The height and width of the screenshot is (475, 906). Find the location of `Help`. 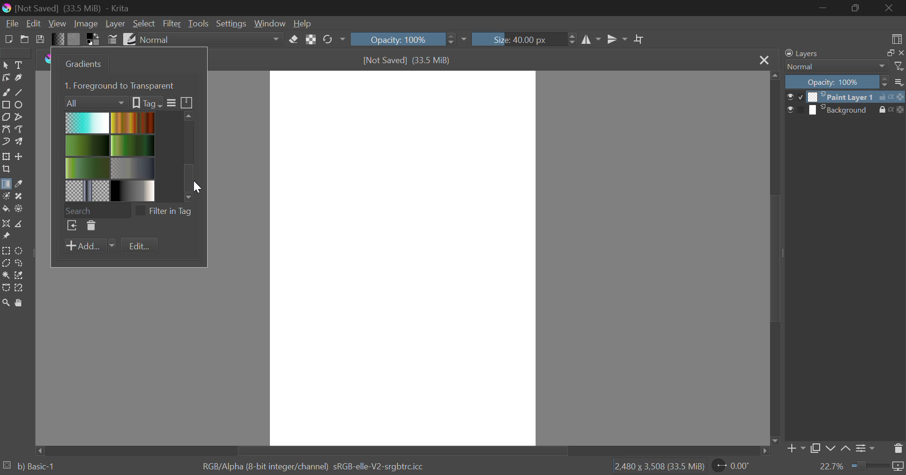

Help is located at coordinates (302, 23).